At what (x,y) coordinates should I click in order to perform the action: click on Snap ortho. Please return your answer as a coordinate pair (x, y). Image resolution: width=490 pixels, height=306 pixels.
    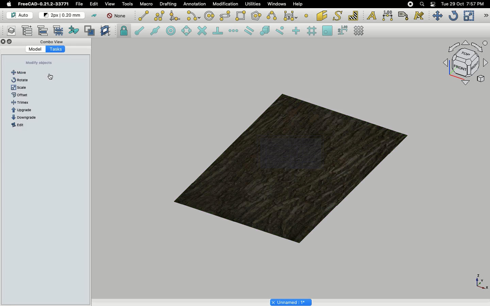
    Looking at the image, I should click on (297, 31).